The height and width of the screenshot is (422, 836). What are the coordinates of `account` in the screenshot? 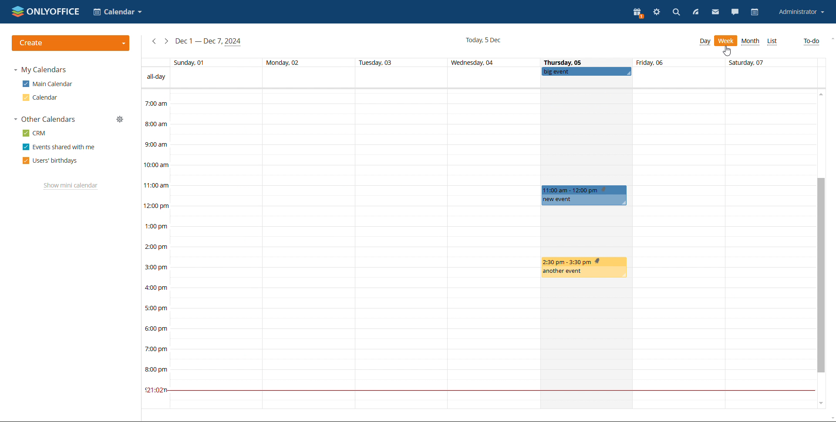 It's located at (802, 12).